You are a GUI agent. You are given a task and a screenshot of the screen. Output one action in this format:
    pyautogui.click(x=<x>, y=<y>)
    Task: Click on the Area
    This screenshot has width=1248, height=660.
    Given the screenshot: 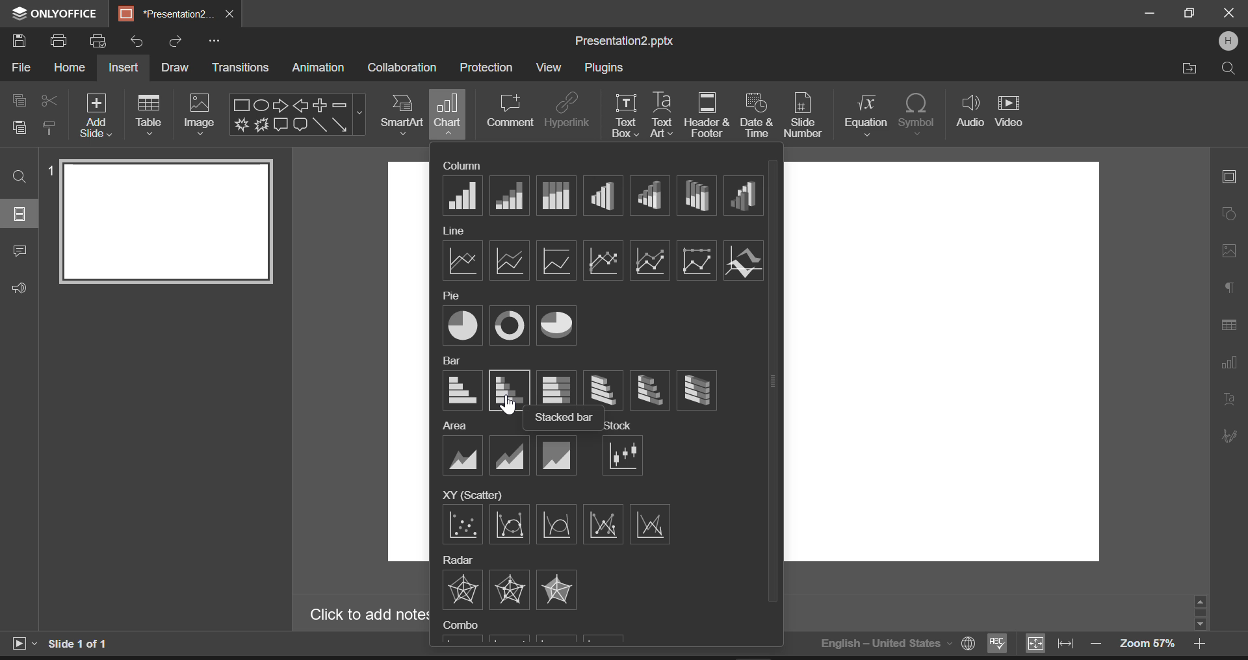 What is the action you would take?
    pyautogui.click(x=456, y=425)
    